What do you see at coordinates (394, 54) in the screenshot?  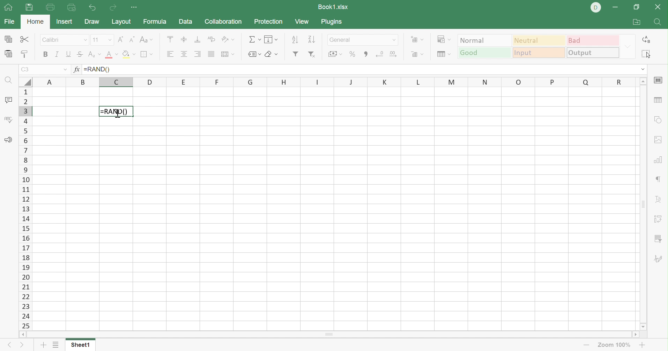 I see `Increase decimal` at bounding box center [394, 54].